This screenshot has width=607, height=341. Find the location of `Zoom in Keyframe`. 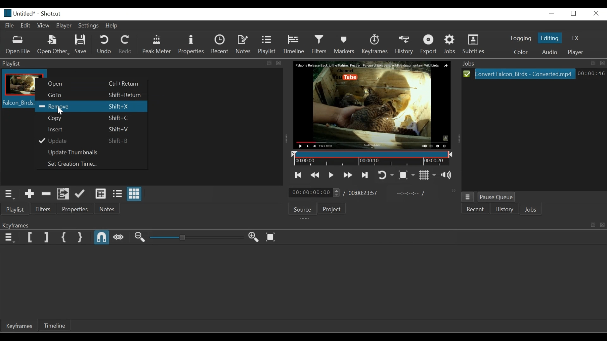

Zoom in Keyframe is located at coordinates (253, 237).